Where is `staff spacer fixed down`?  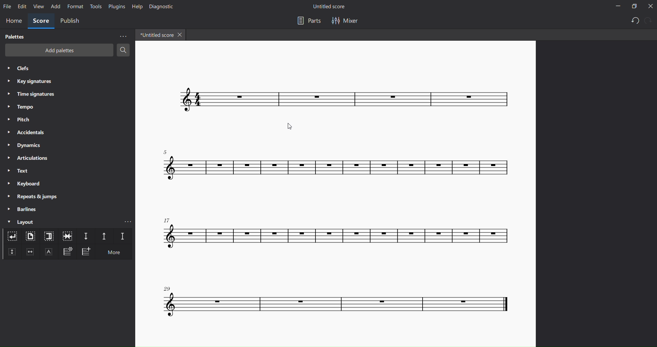
staff spacer fixed down is located at coordinates (121, 237).